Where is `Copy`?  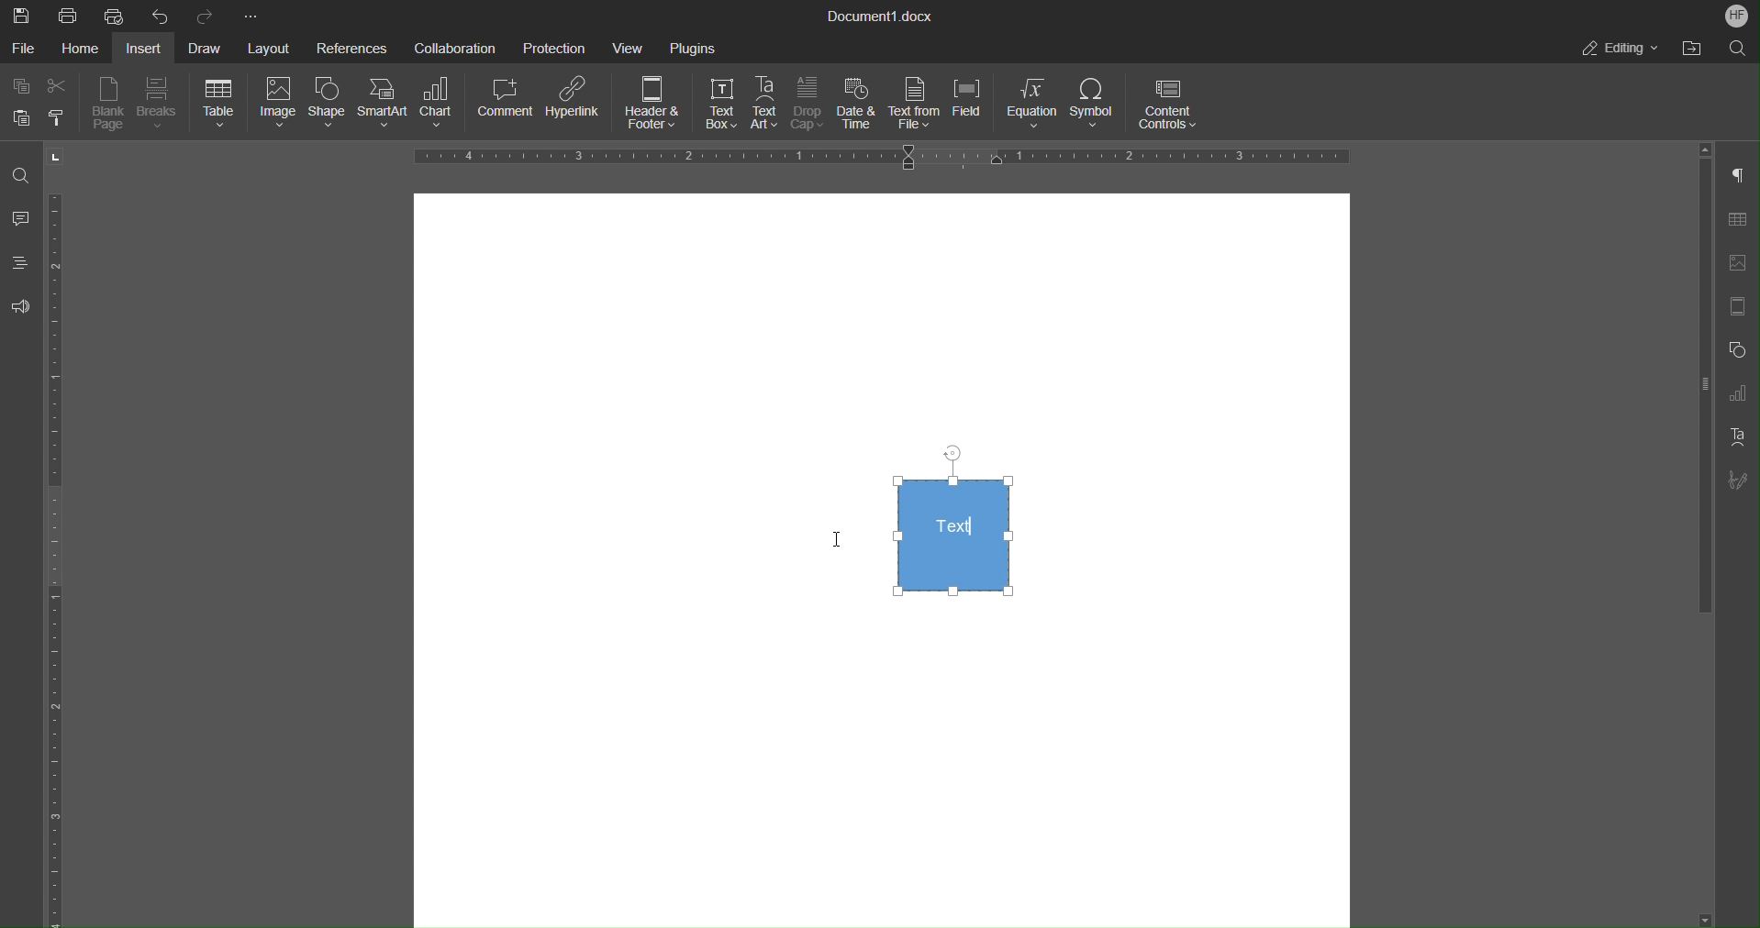 Copy is located at coordinates (20, 85).